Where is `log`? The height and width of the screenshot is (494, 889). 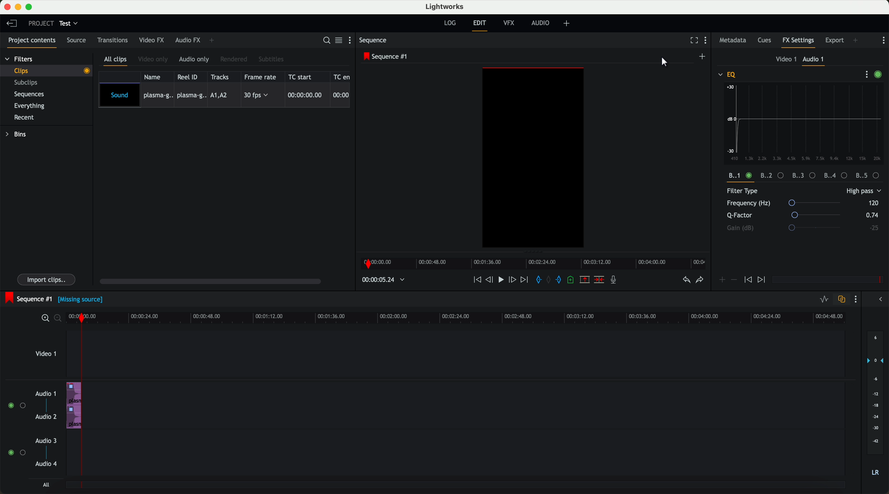 log is located at coordinates (449, 23).